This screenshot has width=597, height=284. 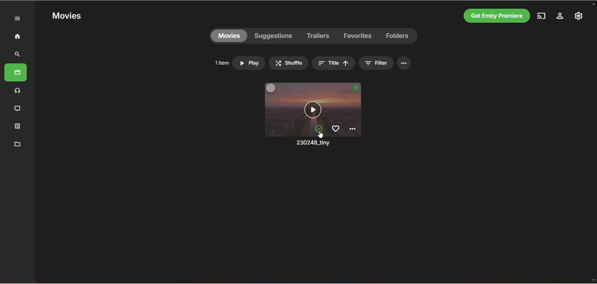 I want to click on options, so click(x=354, y=130).